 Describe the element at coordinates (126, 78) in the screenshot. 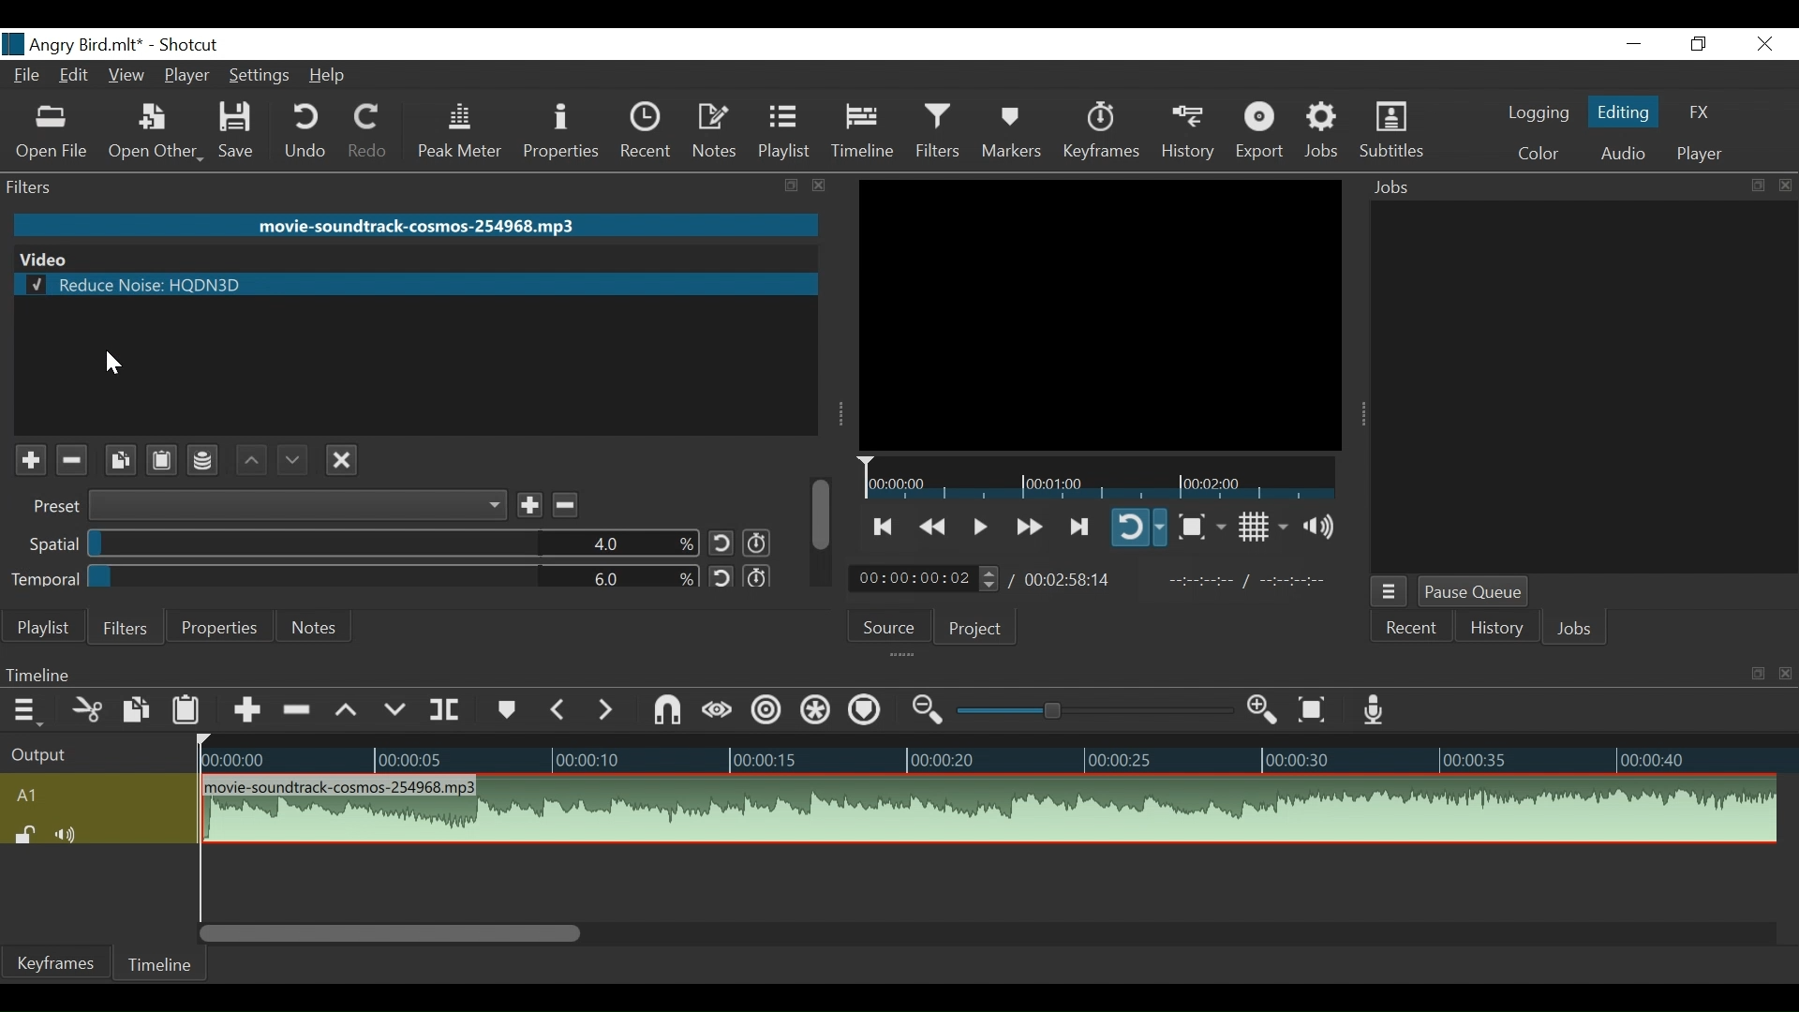

I see `View` at that location.